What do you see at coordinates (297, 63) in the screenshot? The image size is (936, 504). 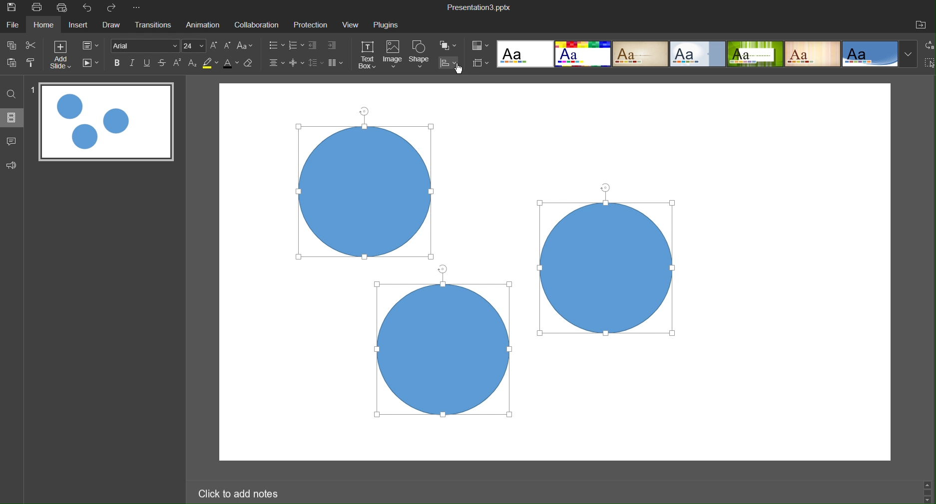 I see `Vertical Align` at bounding box center [297, 63].